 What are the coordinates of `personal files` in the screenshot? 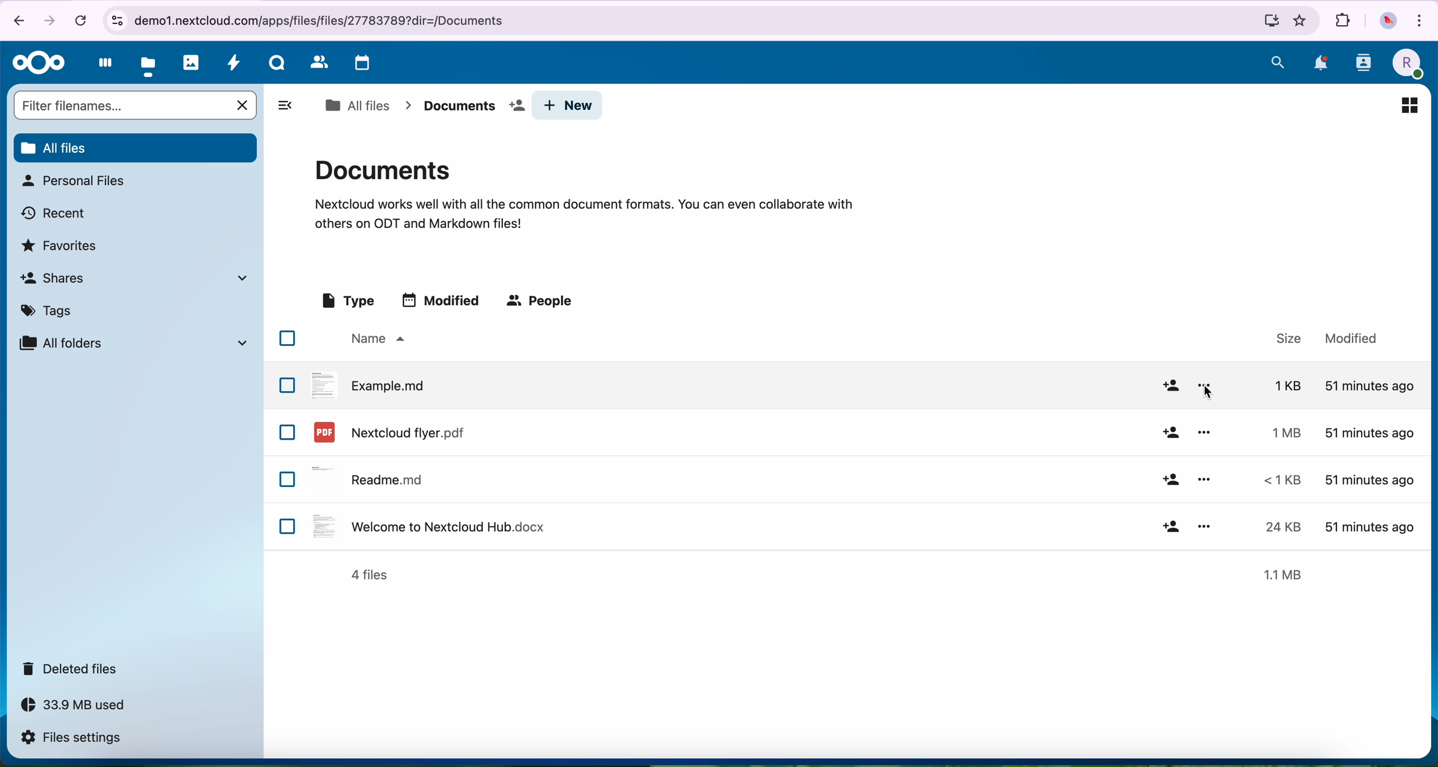 It's located at (73, 181).